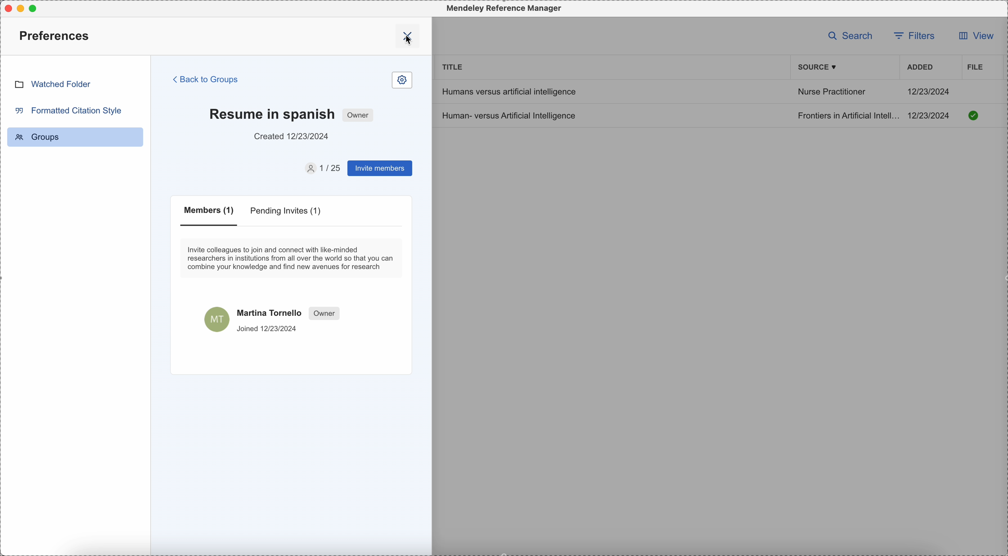  What do you see at coordinates (974, 67) in the screenshot?
I see `file` at bounding box center [974, 67].